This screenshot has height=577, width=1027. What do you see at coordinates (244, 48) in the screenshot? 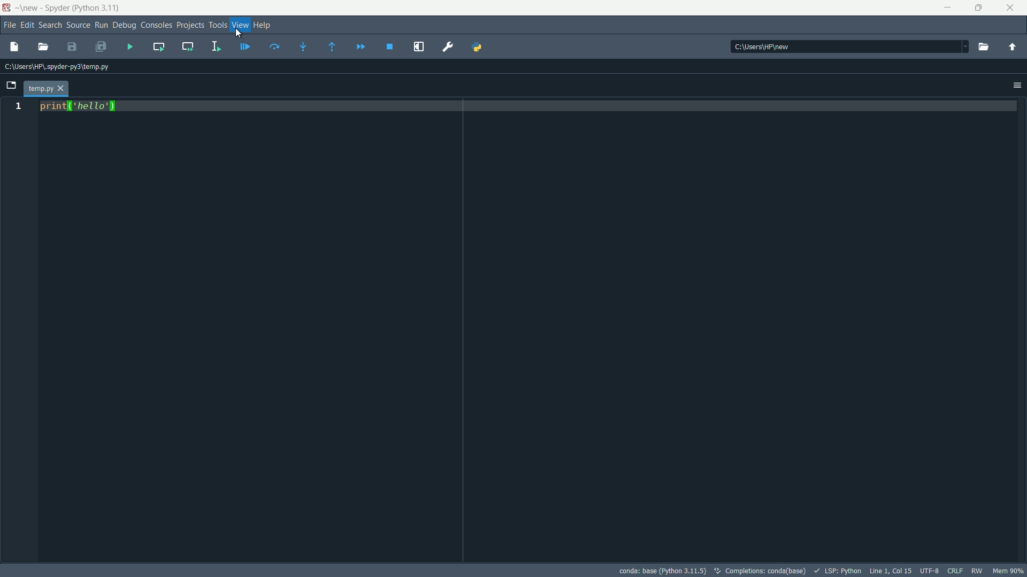
I see `debug file` at bounding box center [244, 48].